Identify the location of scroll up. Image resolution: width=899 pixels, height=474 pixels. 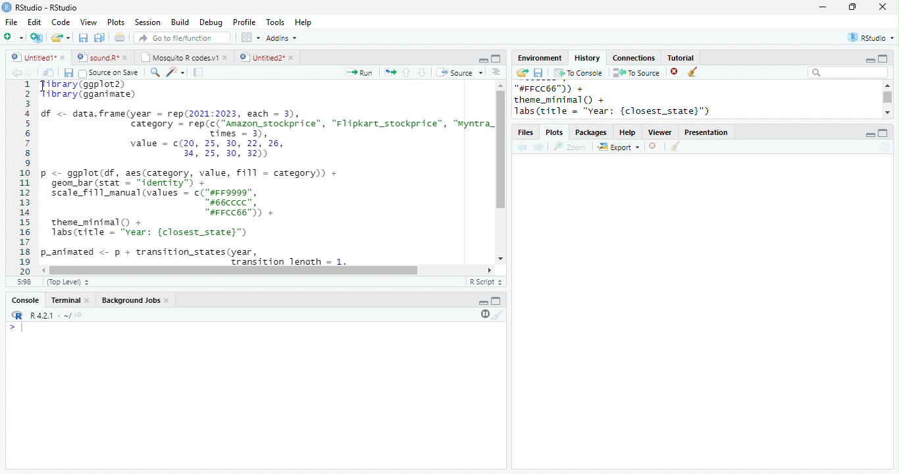
(888, 85).